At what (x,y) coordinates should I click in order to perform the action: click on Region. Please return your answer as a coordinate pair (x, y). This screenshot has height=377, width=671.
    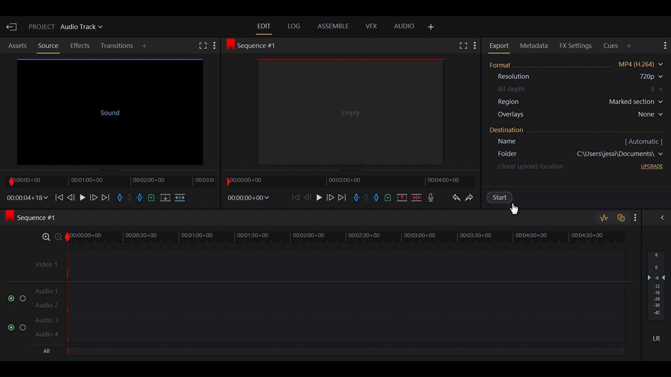
    Looking at the image, I should click on (581, 103).